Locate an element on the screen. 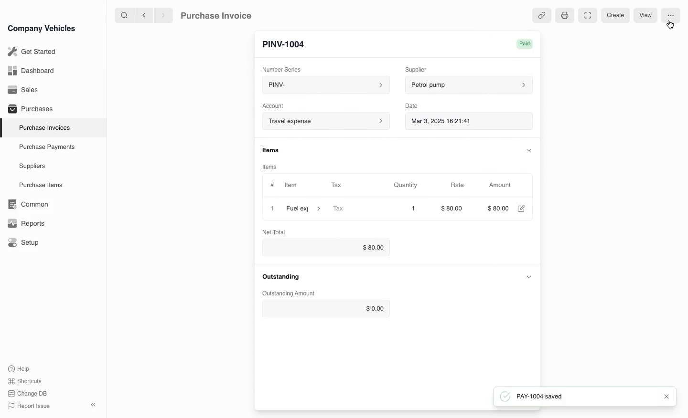  Item is located at coordinates (291, 185).